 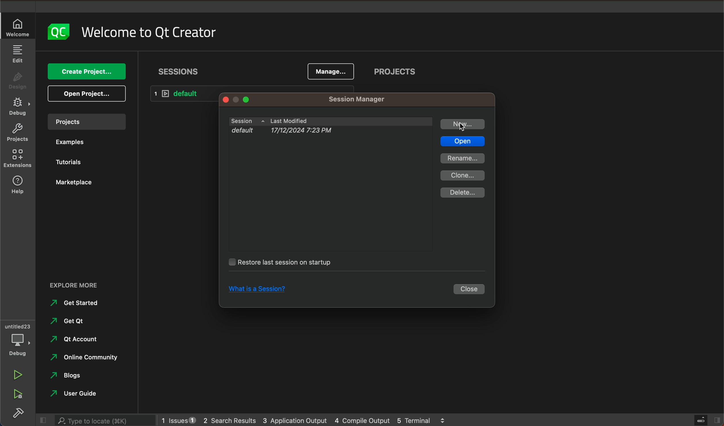 What do you see at coordinates (17, 53) in the screenshot?
I see `edit` at bounding box center [17, 53].